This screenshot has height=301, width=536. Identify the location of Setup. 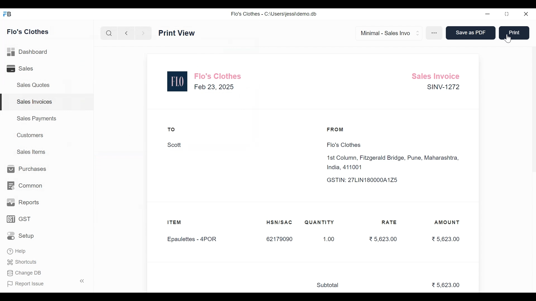
(21, 235).